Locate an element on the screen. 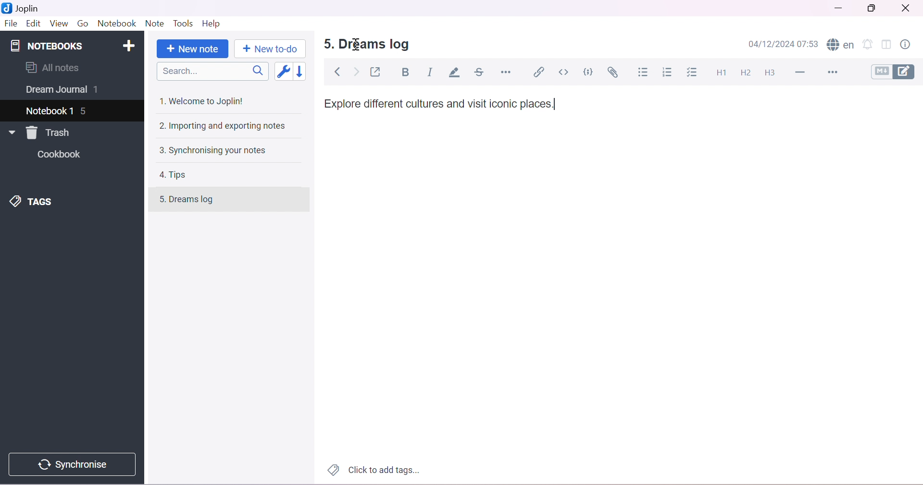 The width and height of the screenshot is (923, 485). Numbered list is located at coordinates (668, 73).